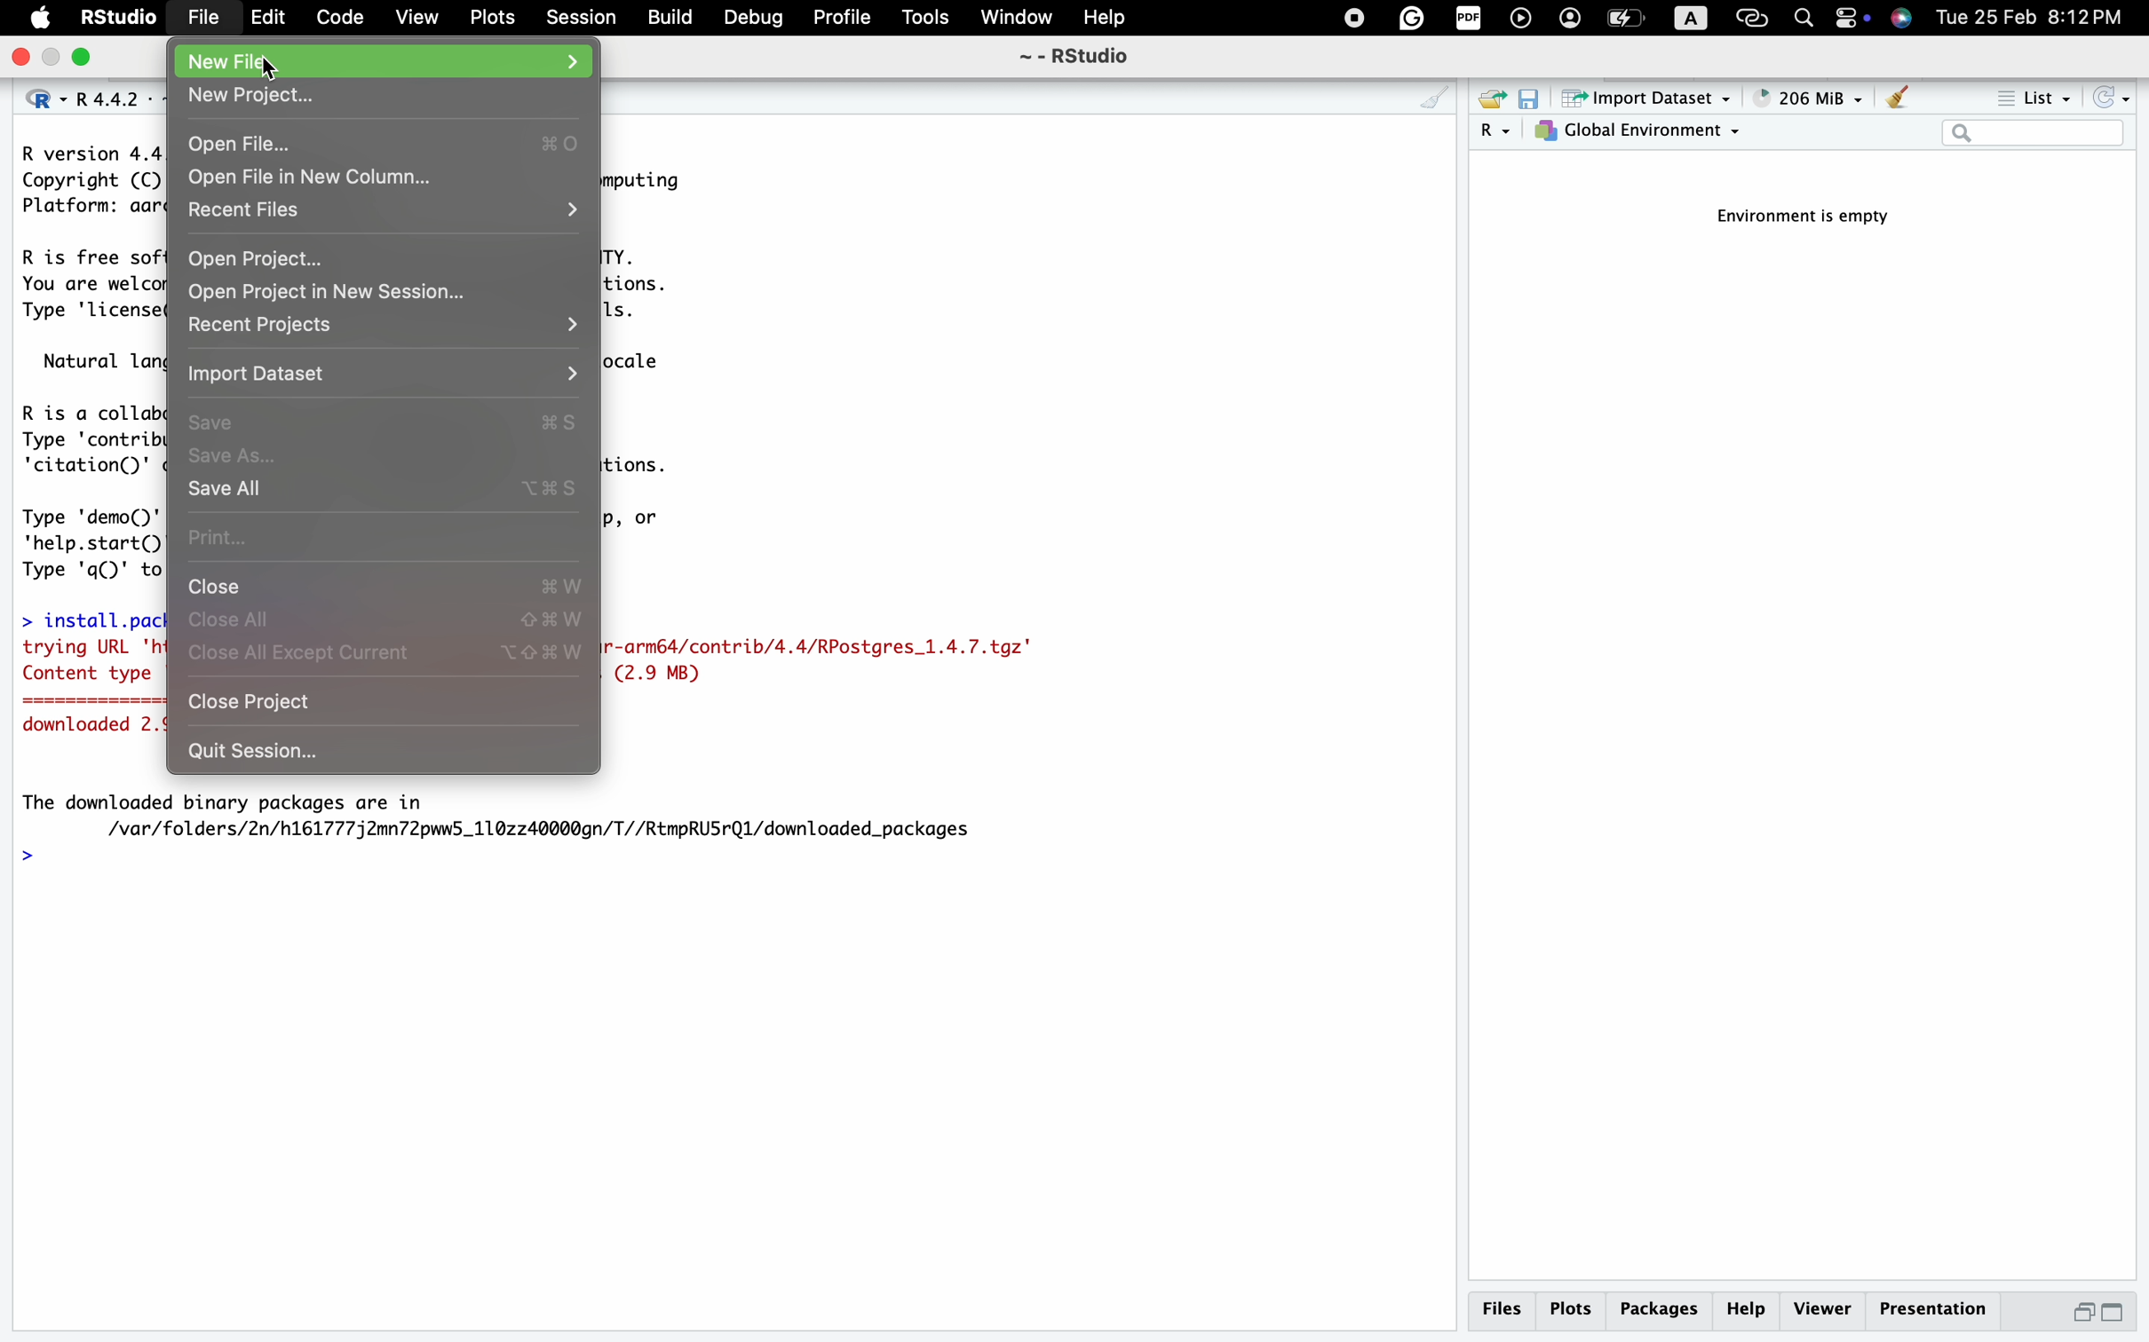 The height and width of the screenshot is (1342, 2149). Describe the element at coordinates (927, 17) in the screenshot. I see `tools` at that location.